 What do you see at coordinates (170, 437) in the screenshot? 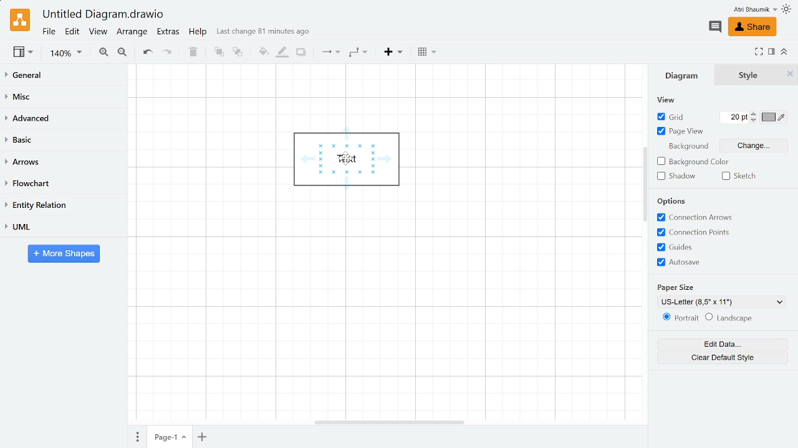
I see `Current page` at bounding box center [170, 437].